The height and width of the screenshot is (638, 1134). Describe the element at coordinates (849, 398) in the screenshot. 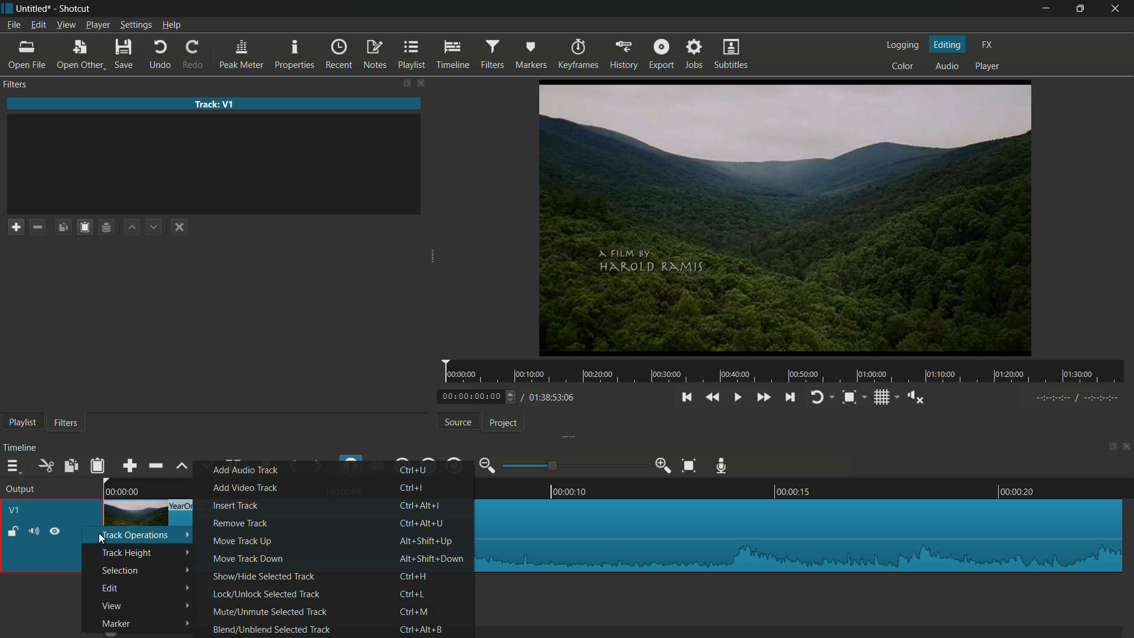

I see `toggle snap` at that location.